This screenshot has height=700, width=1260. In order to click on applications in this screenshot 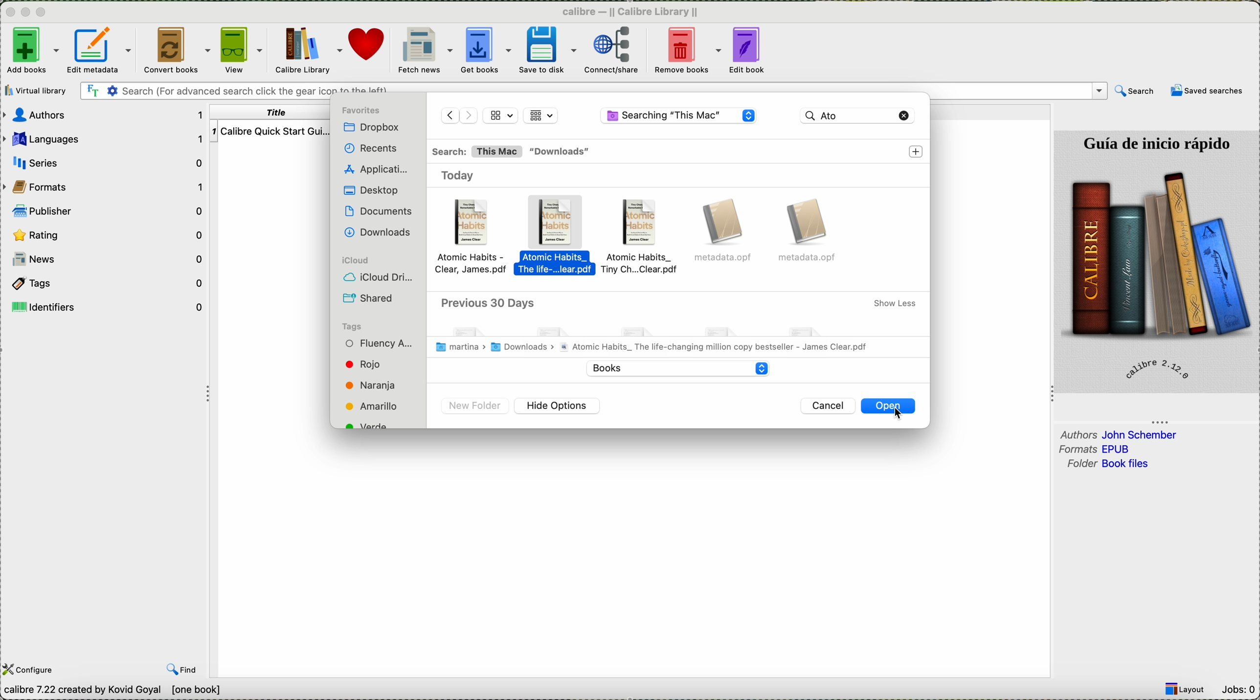, I will do `click(378, 170)`.